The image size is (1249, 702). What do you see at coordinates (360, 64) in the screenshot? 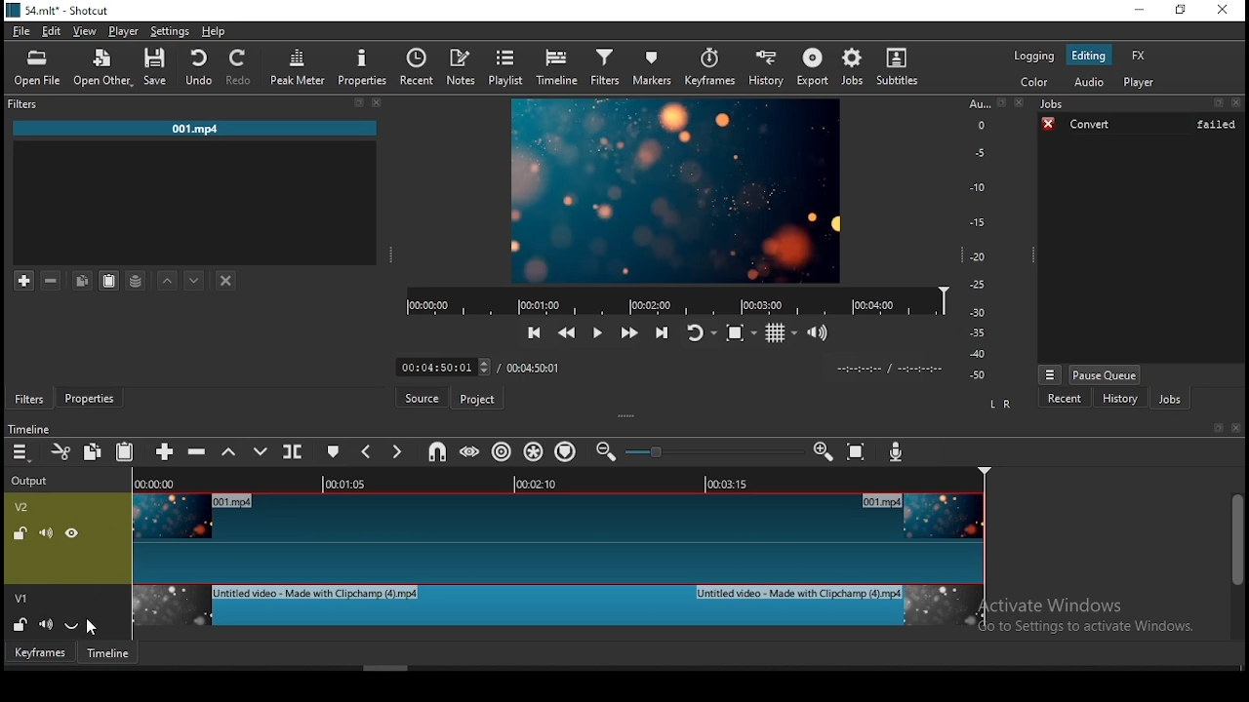
I see `properties` at bounding box center [360, 64].